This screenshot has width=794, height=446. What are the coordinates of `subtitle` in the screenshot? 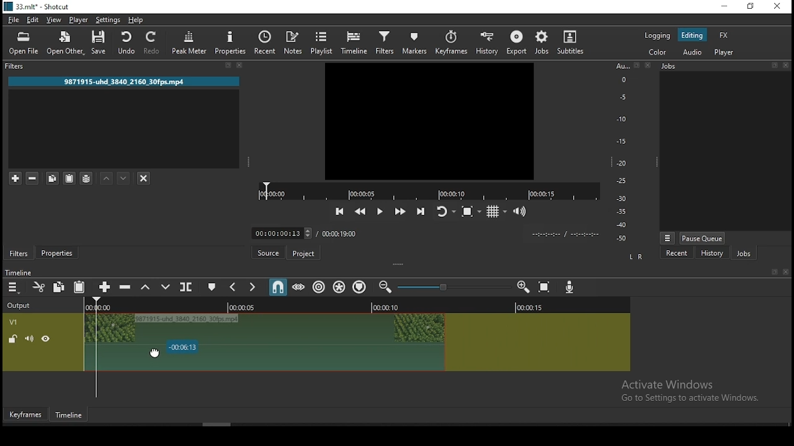 It's located at (573, 42).